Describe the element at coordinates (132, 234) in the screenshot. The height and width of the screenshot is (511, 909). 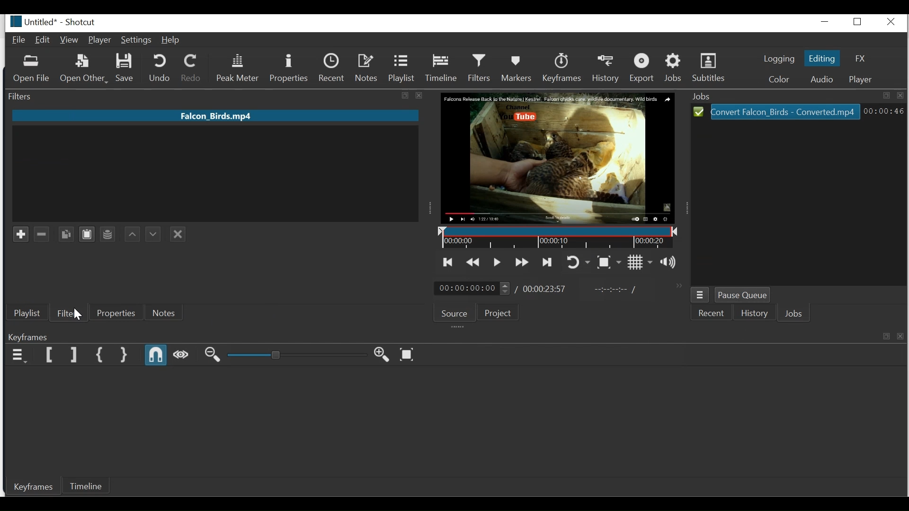
I see `Move Filter up` at that location.